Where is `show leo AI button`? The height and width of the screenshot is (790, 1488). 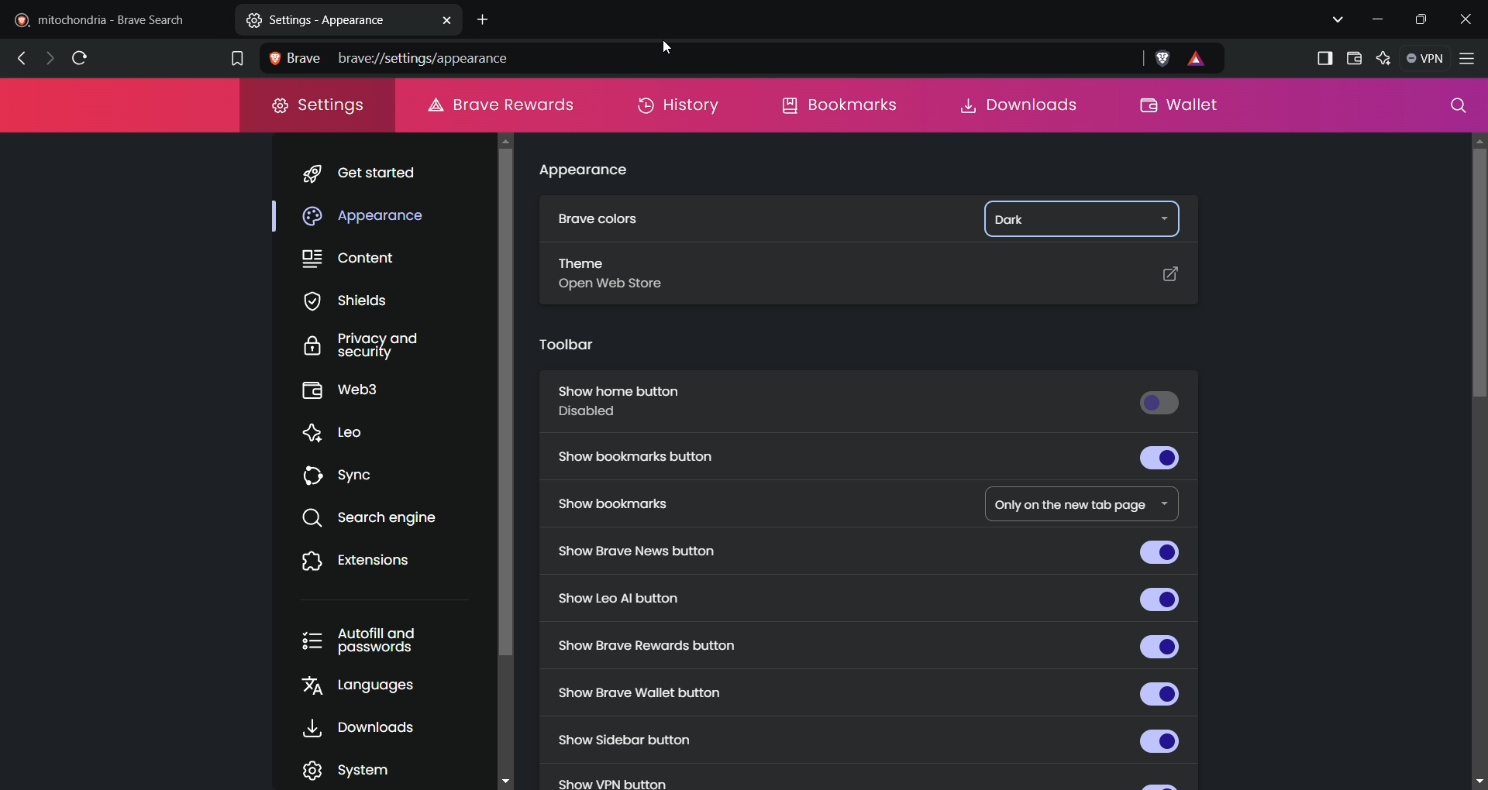
show leo AI button is located at coordinates (873, 598).